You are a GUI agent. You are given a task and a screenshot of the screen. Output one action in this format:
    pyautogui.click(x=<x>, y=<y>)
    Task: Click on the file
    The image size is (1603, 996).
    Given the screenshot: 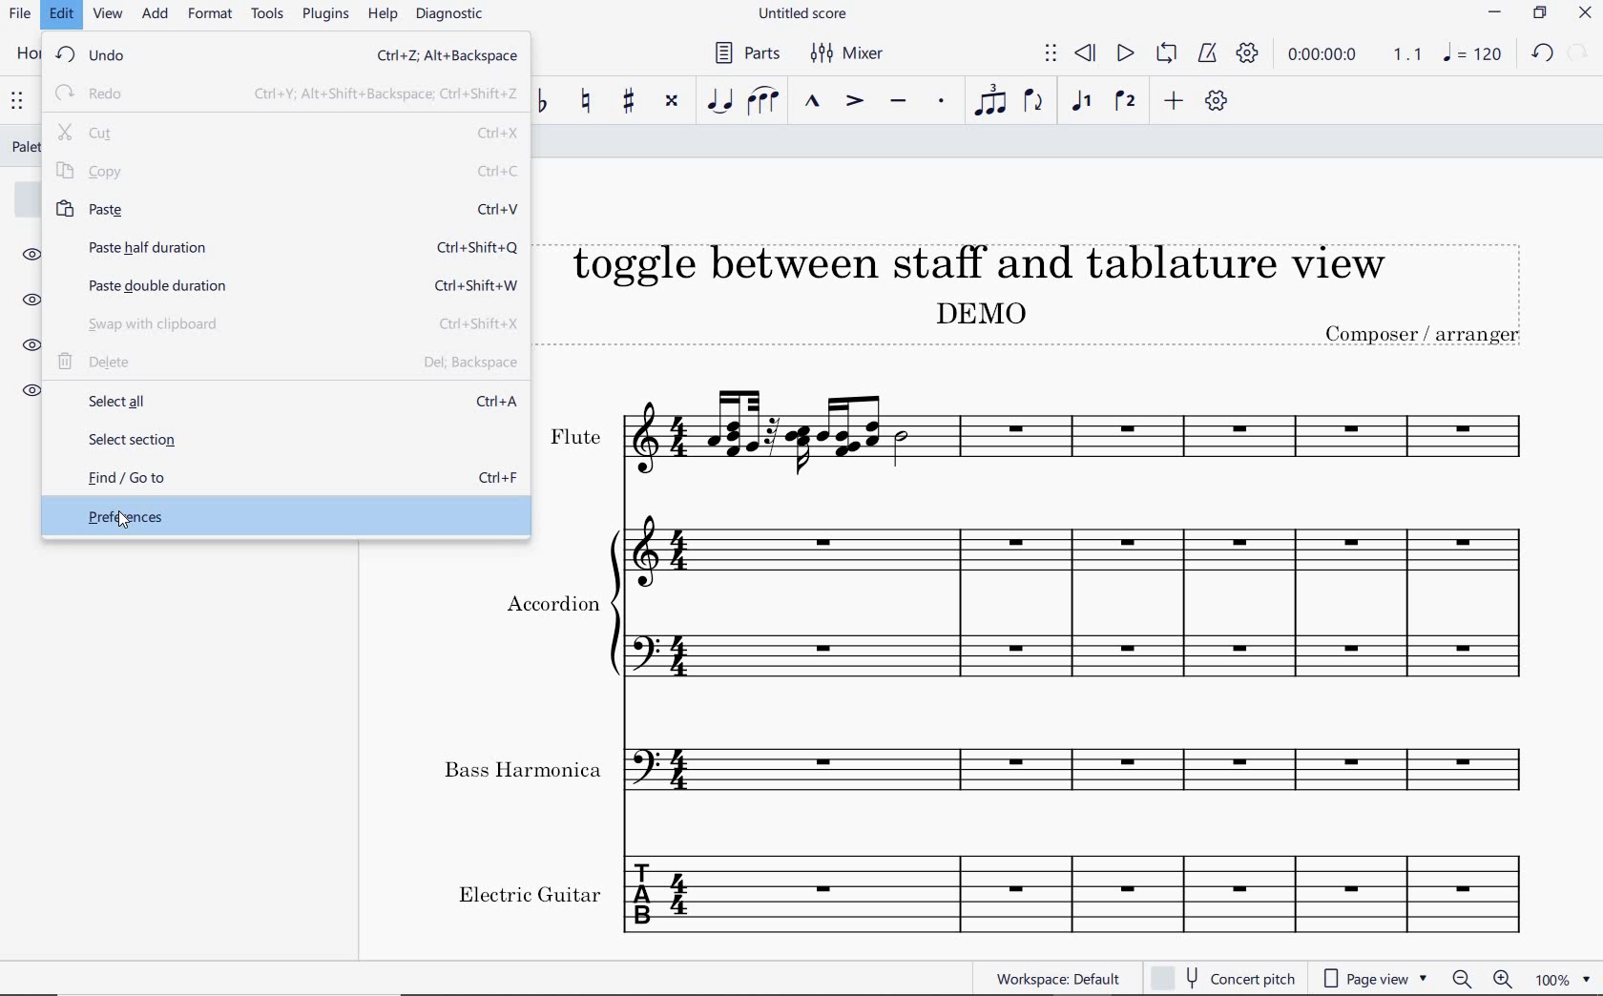 What is the action you would take?
    pyautogui.click(x=20, y=16)
    